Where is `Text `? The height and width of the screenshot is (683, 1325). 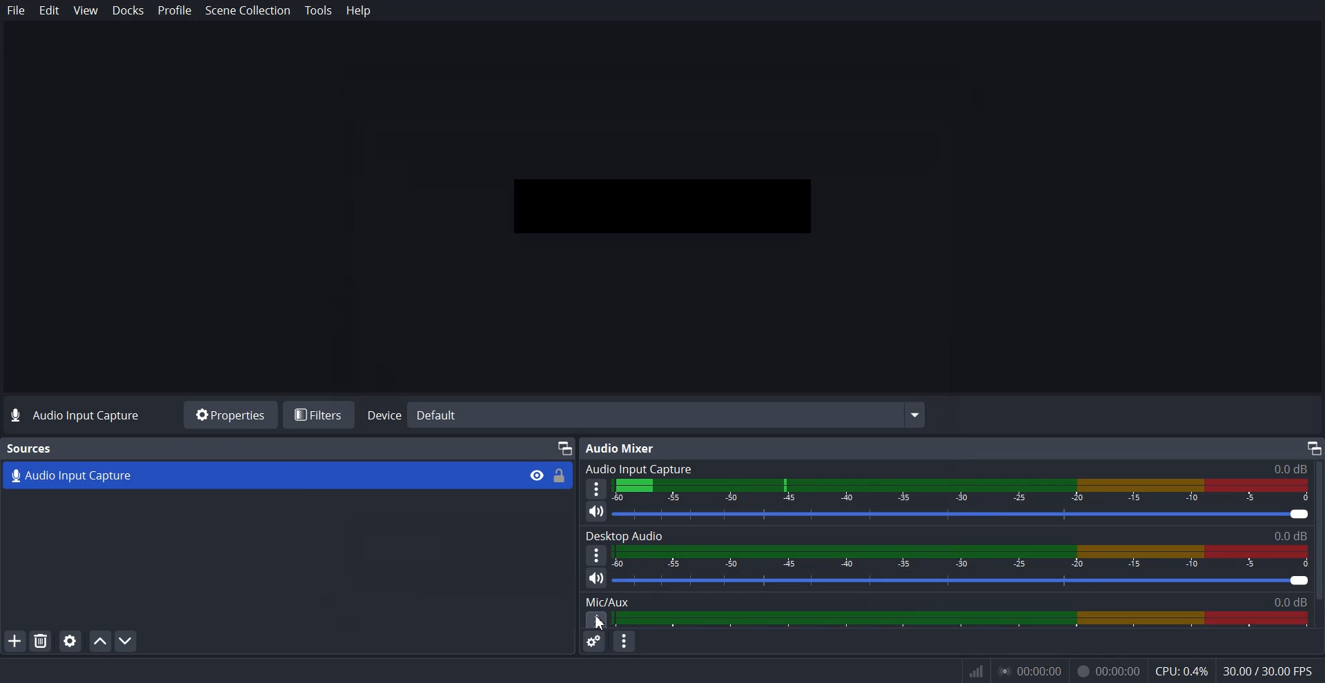 Text  is located at coordinates (77, 416).